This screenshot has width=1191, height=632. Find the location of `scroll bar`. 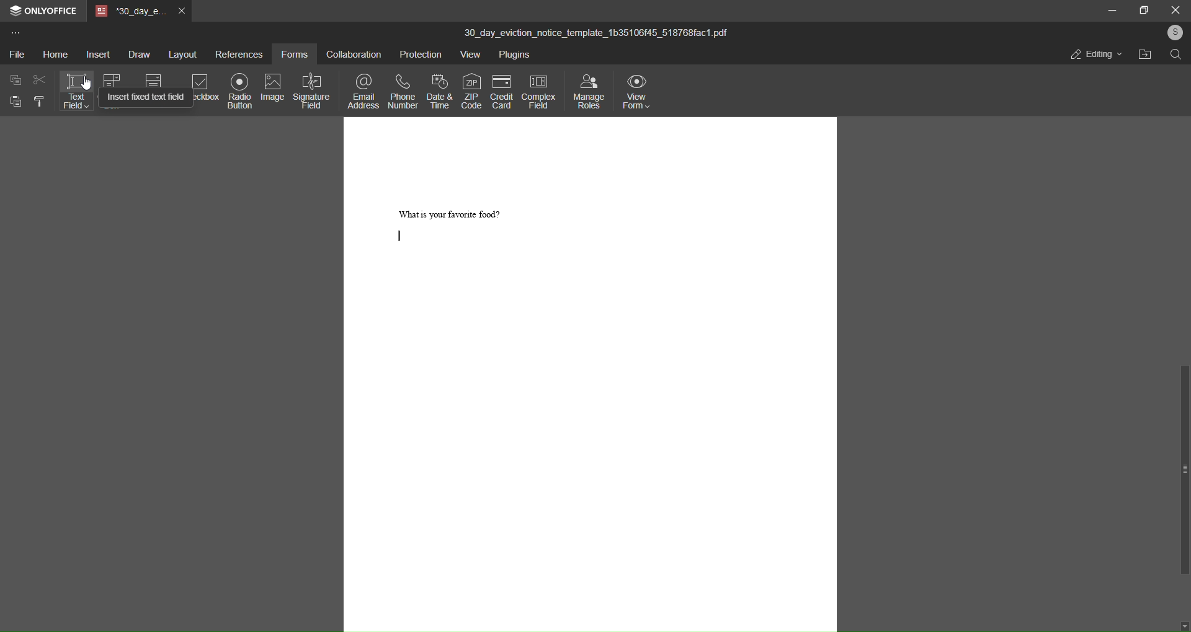

scroll bar is located at coordinates (1184, 470).